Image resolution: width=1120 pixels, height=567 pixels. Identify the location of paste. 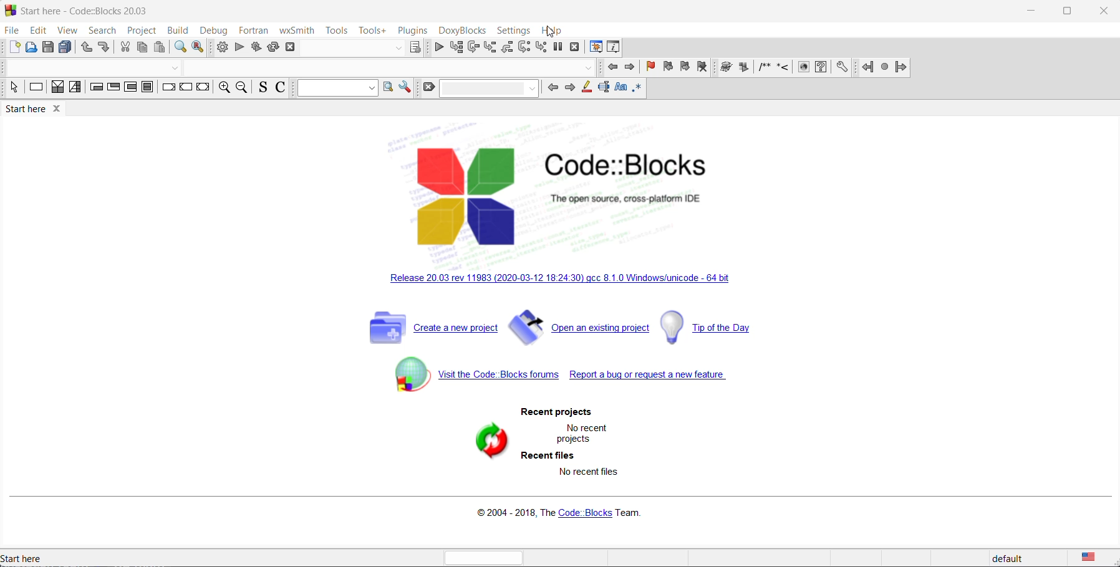
(160, 48).